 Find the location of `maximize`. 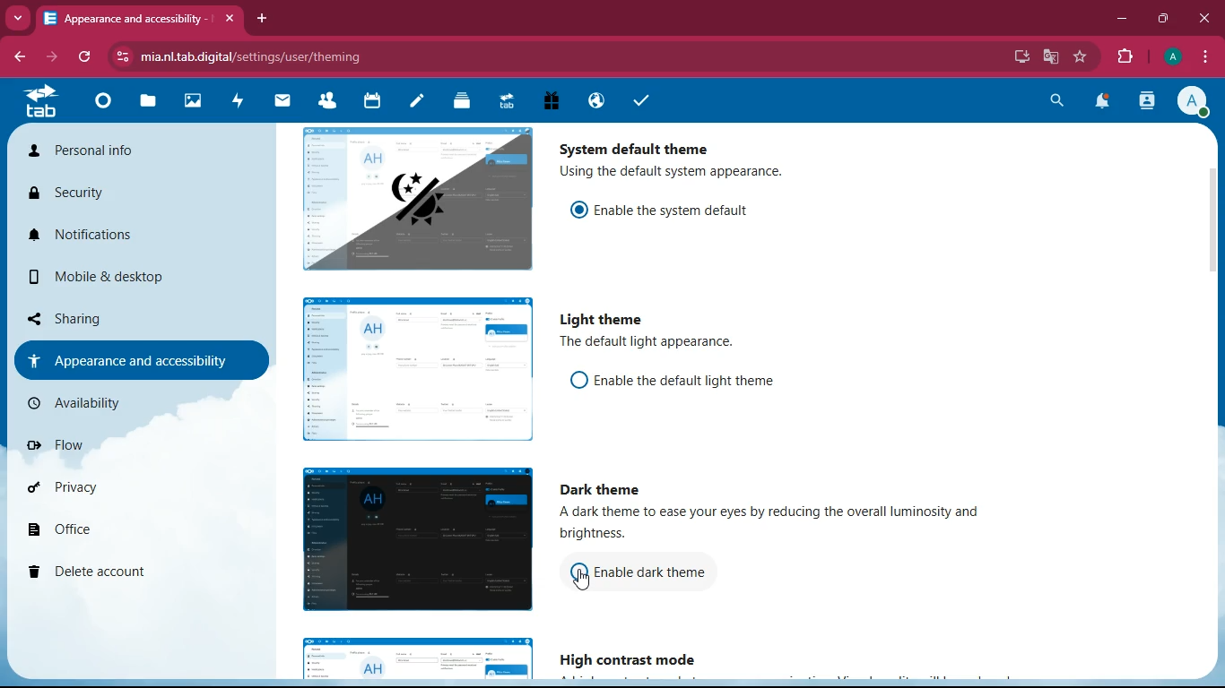

maximize is located at coordinates (1165, 19).